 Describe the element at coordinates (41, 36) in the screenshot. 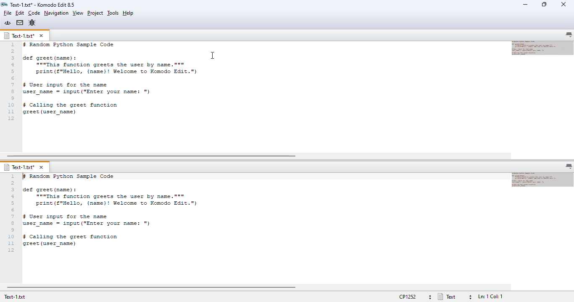

I see `close tab` at that location.